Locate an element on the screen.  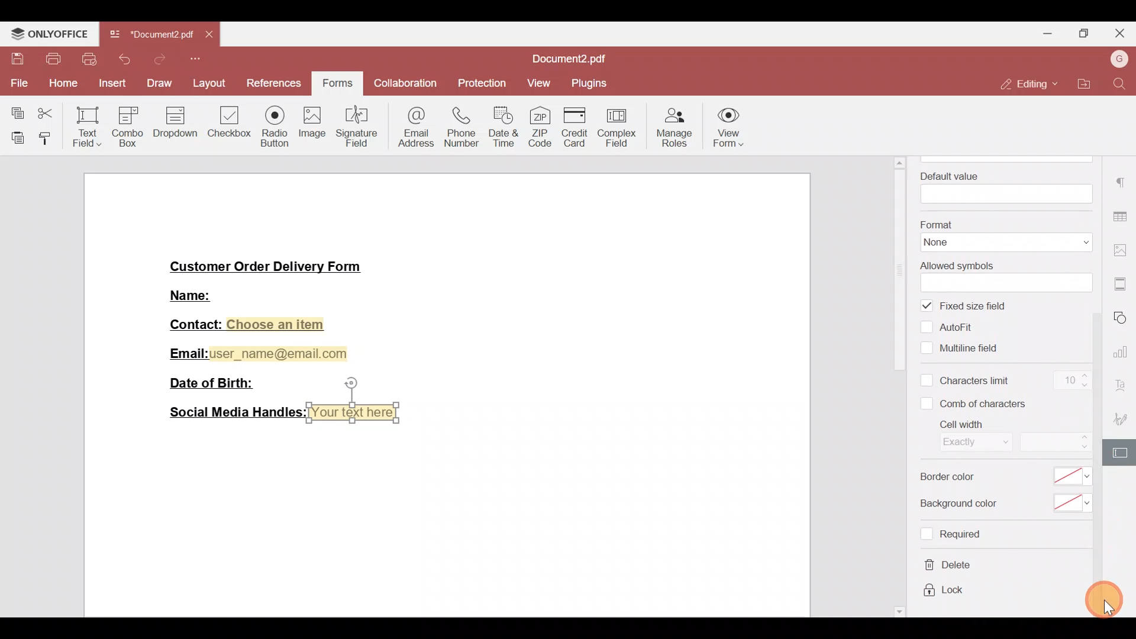
References is located at coordinates (272, 82).